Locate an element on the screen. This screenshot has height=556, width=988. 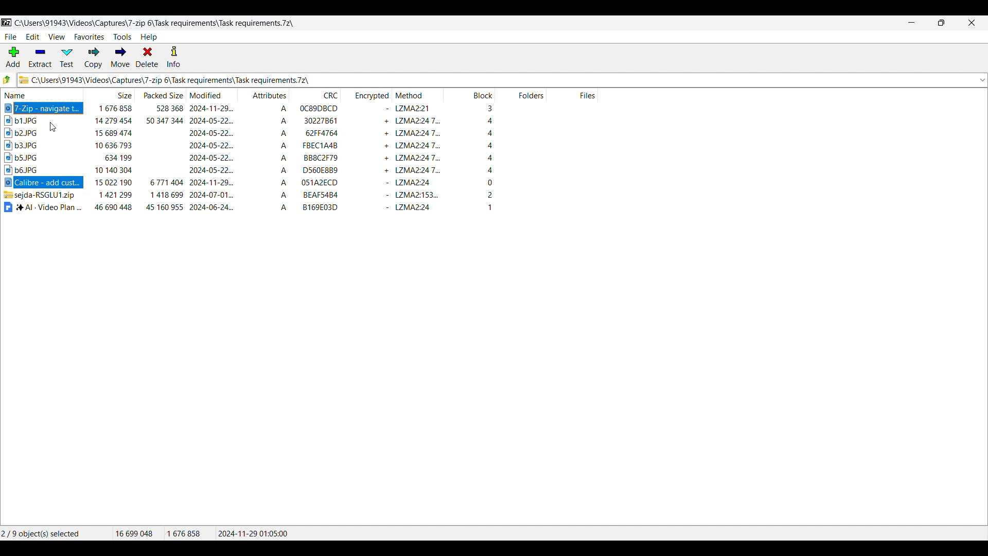
Delete is located at coordinates (147, 57).